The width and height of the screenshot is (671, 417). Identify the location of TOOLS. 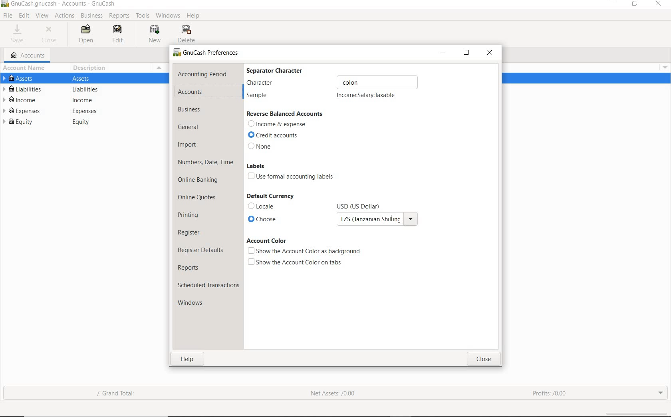
(142, 16).